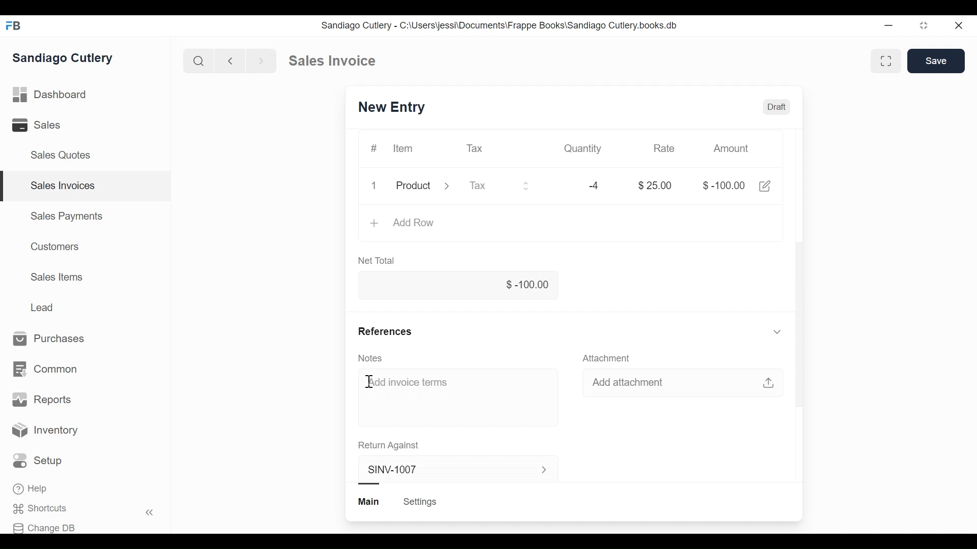  Describe the element at coordinates (608, 357) in the screenshot. I see `Attachment` at that location.